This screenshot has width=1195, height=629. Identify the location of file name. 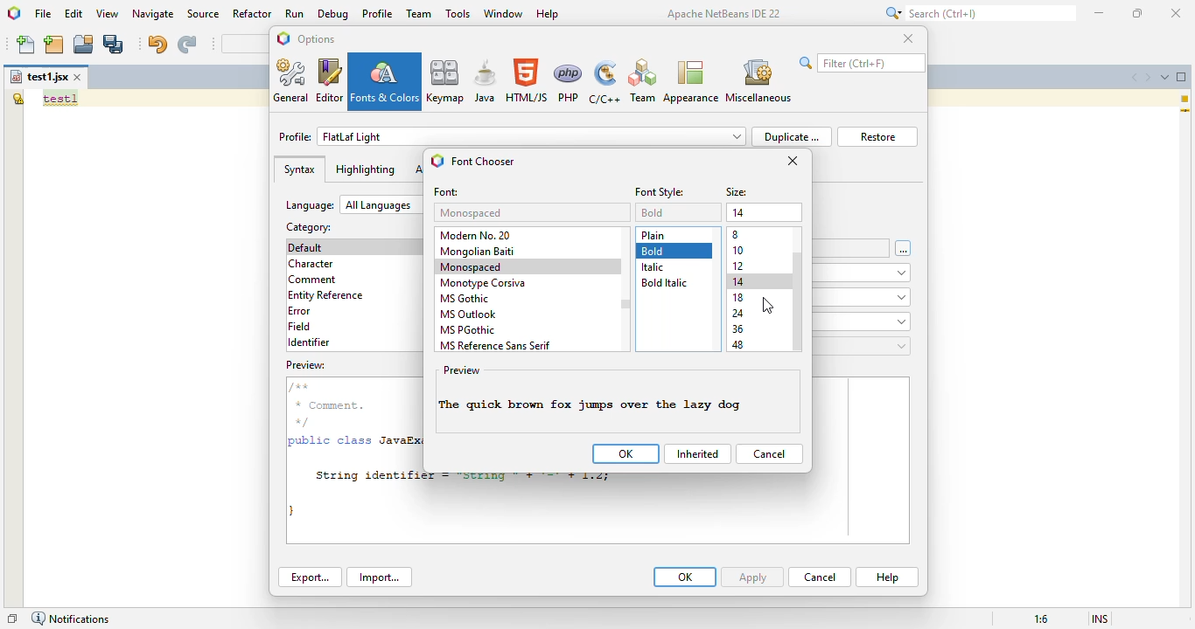
(38, 77).